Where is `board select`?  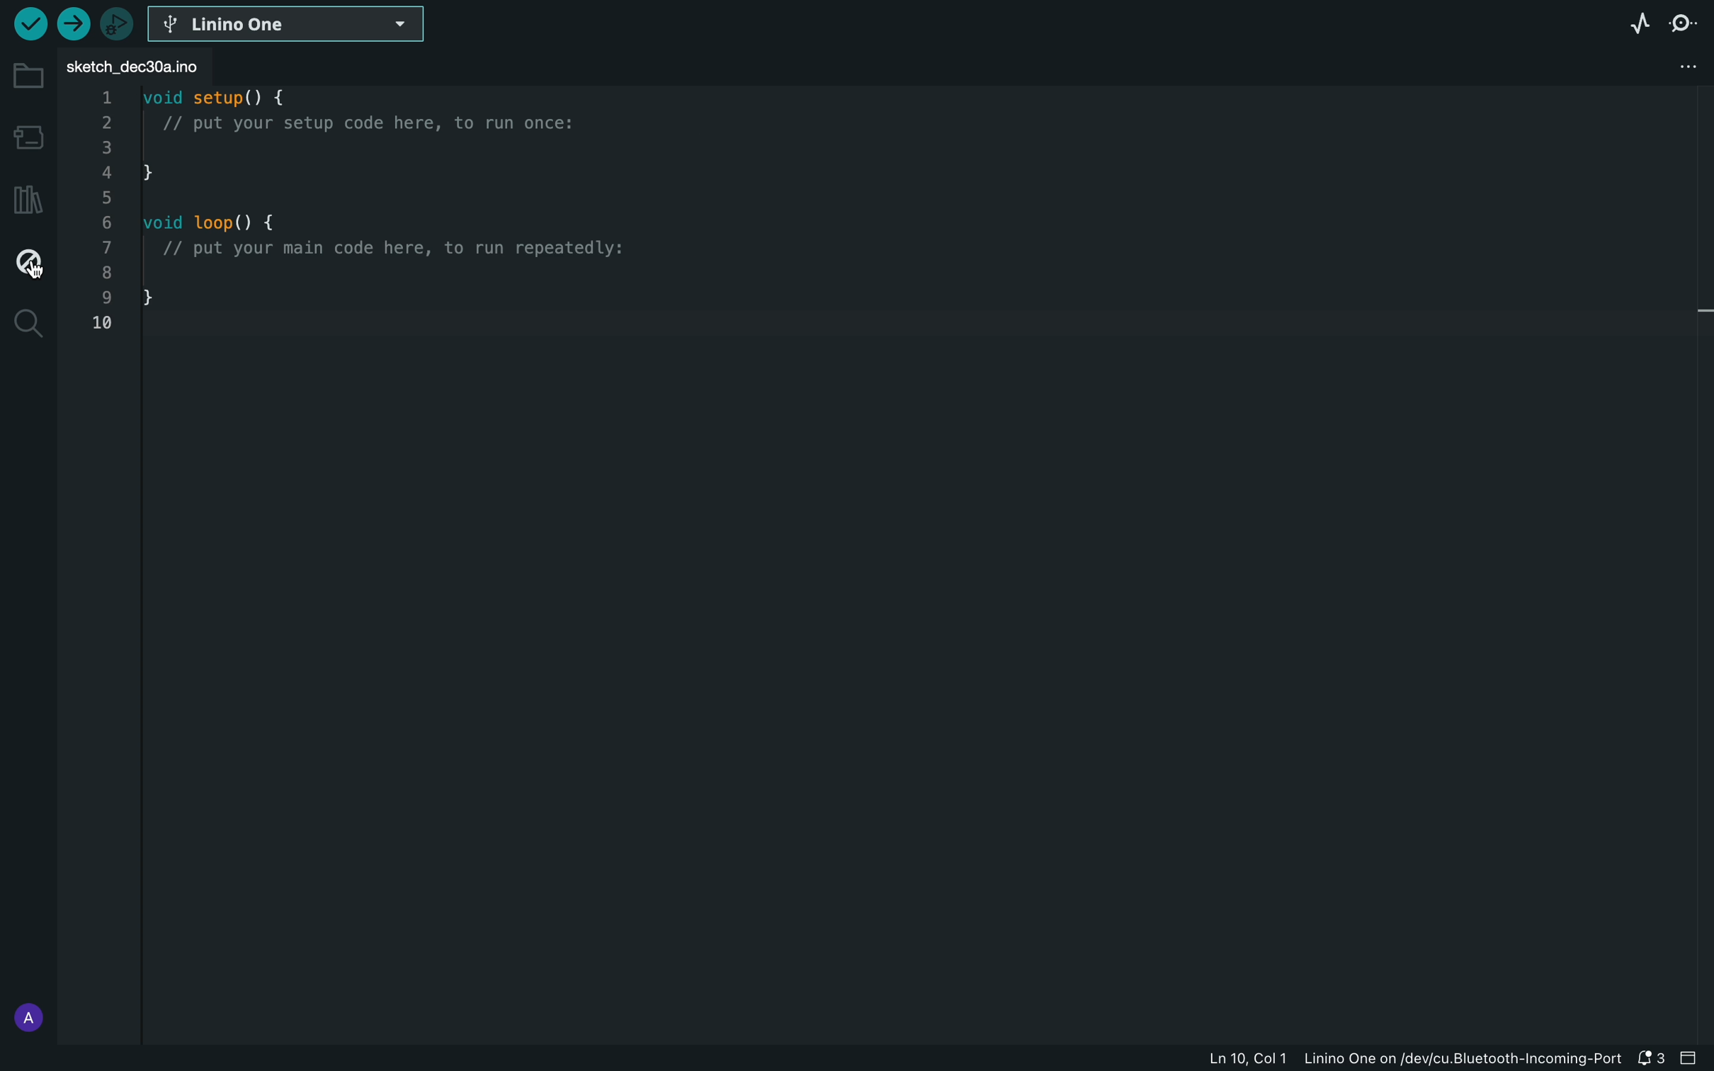 board select is located at coordinates (290, 23).